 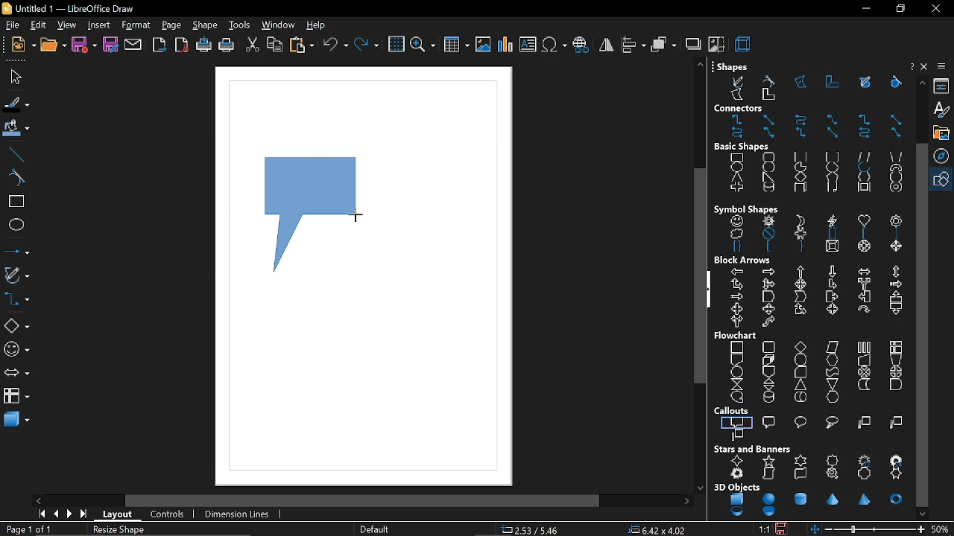 I want to click on co-ordinate, so click(x=535, y=530).